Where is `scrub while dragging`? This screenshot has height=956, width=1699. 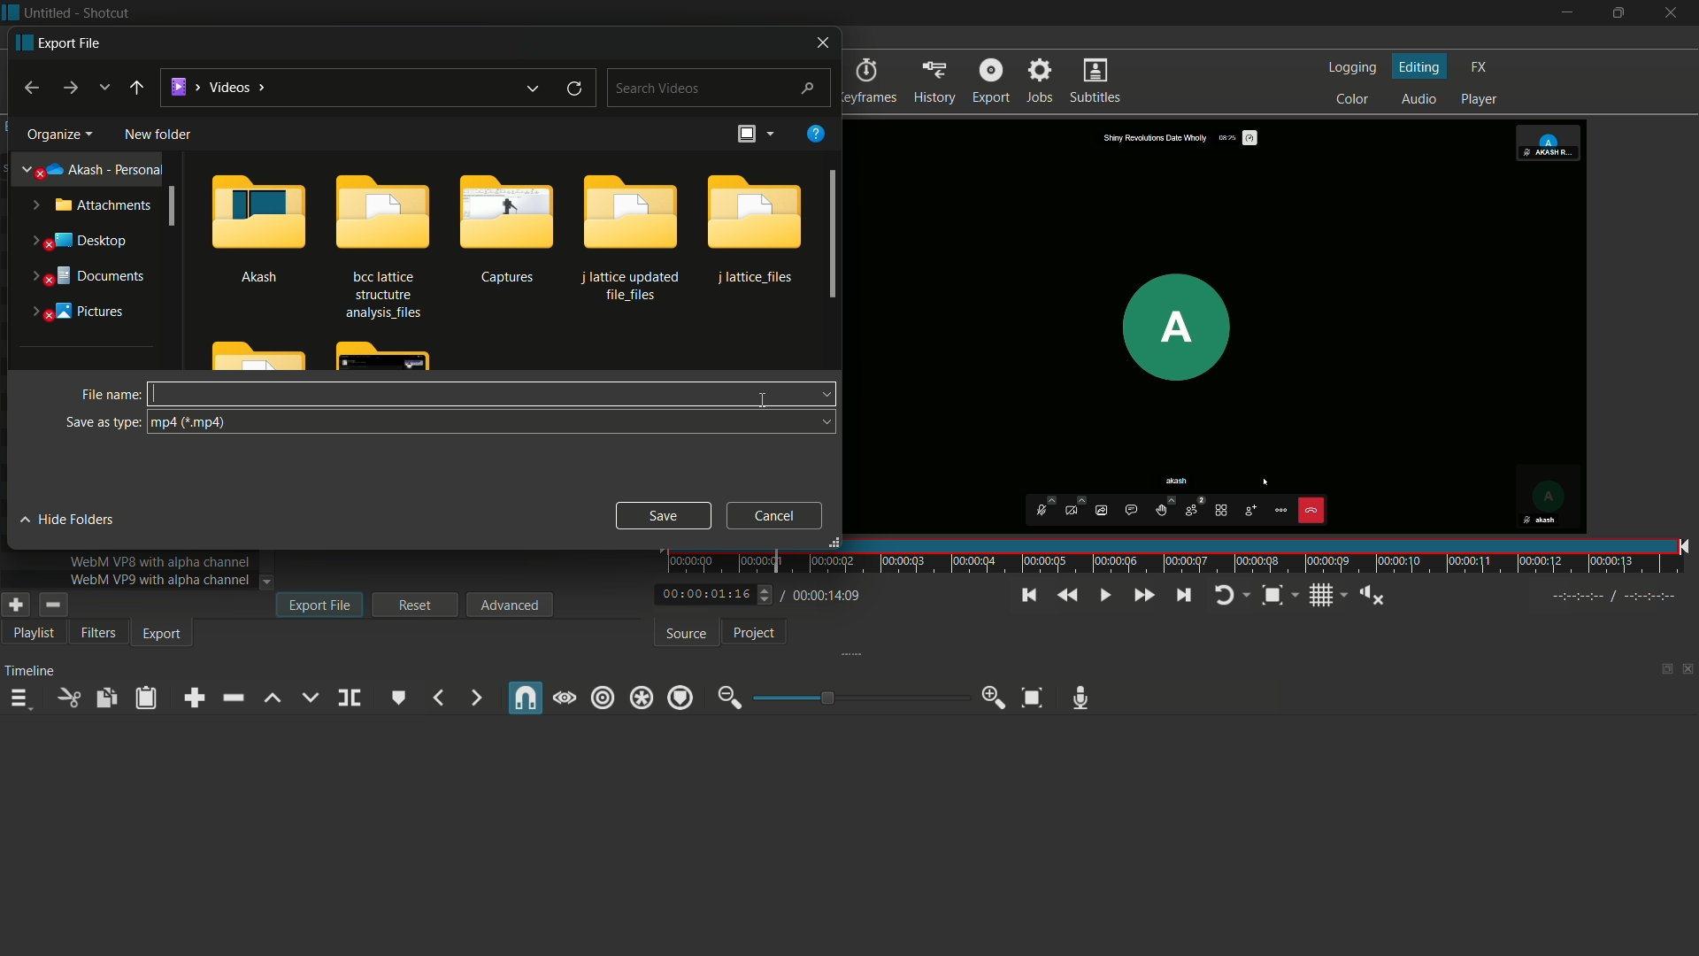
scrub while dragging is located at coordinates (564, 698).